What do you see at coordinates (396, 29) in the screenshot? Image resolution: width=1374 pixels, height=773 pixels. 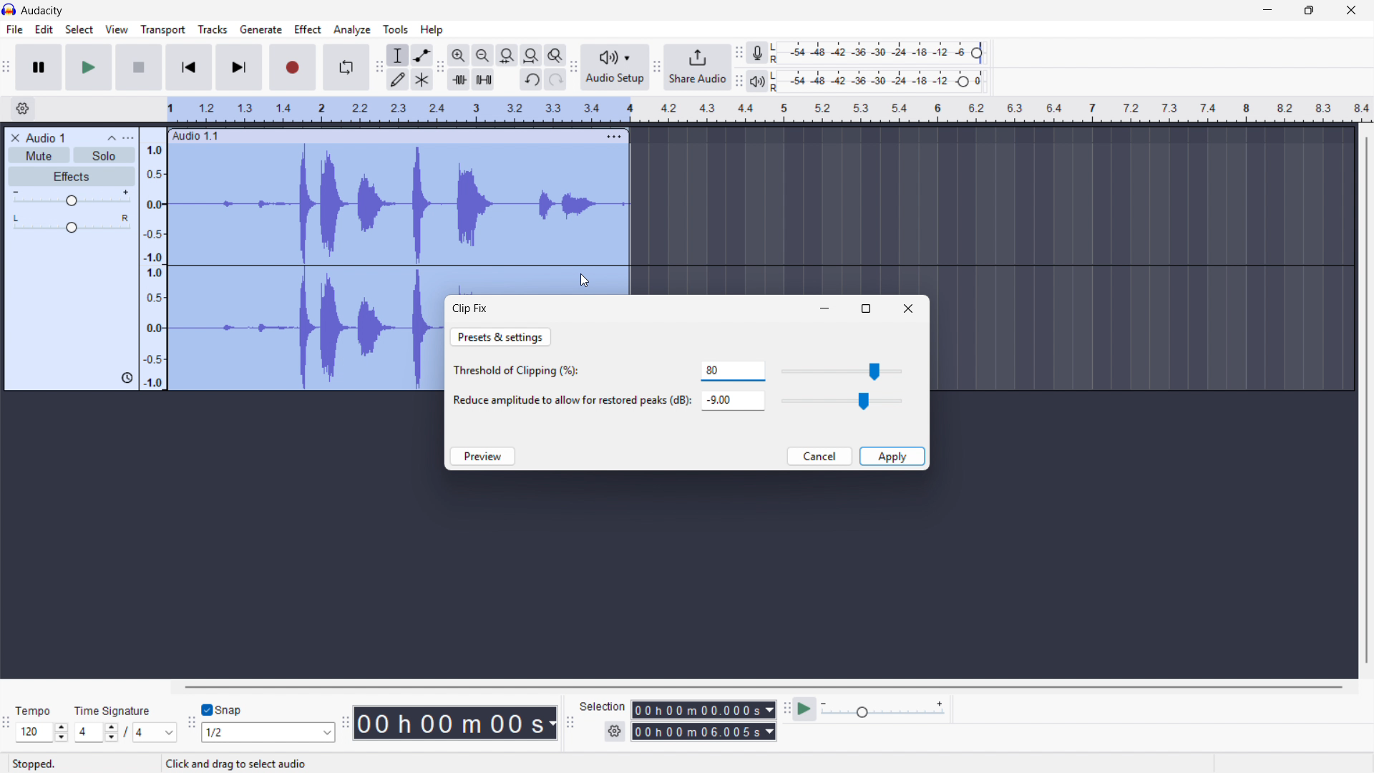 I see `Tools` at bounding box center [396, 29].